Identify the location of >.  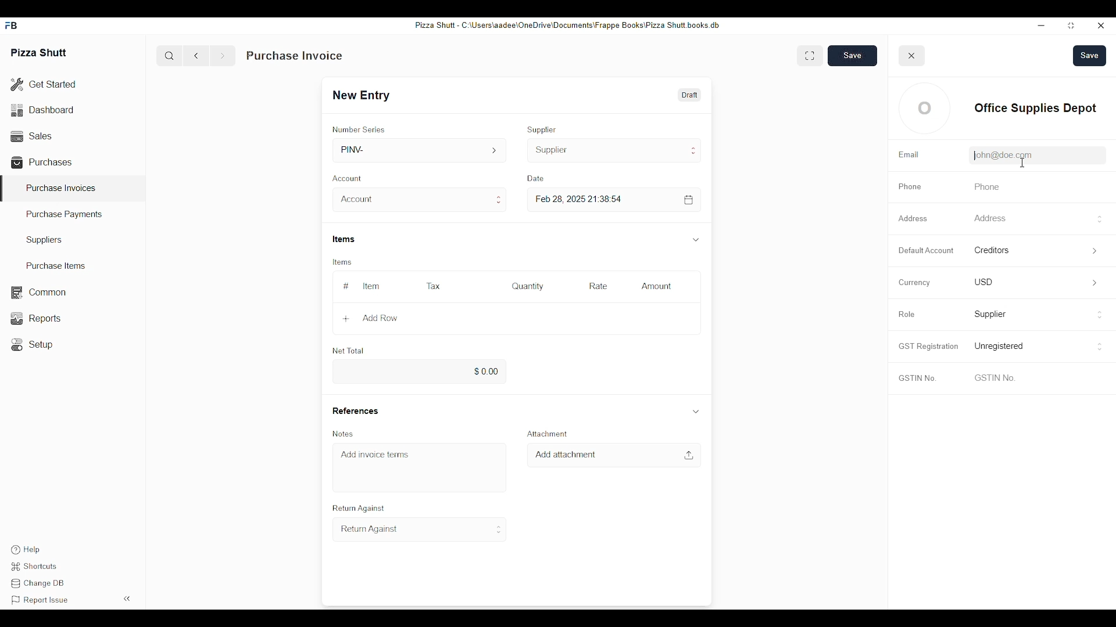
(1094, 283).